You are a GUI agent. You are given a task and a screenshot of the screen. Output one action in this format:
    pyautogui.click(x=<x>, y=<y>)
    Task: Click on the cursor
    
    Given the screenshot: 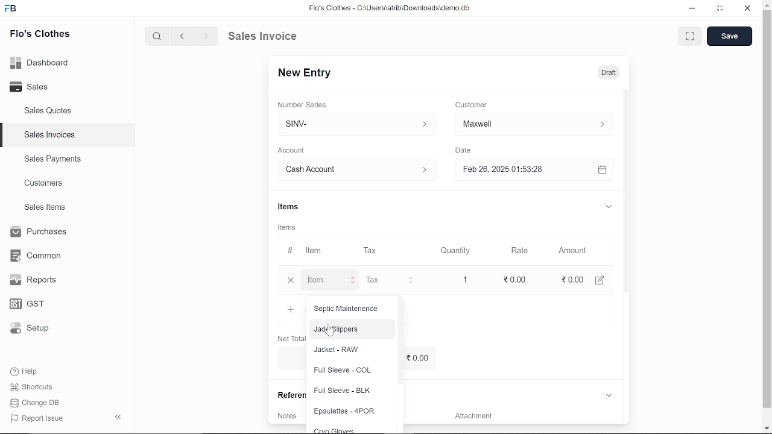 What is the action you would take?
    pyautogui.click(x=331, y=333)
    